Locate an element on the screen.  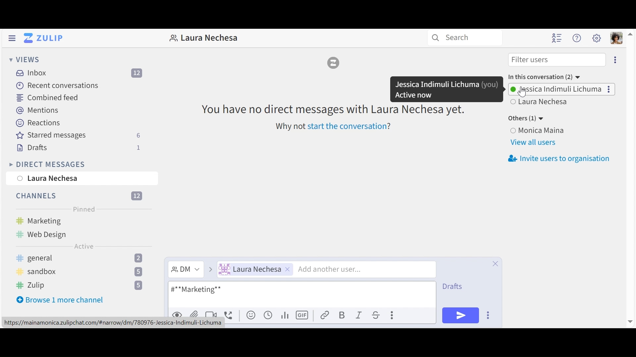
Active is located at coordinates (85, 247).